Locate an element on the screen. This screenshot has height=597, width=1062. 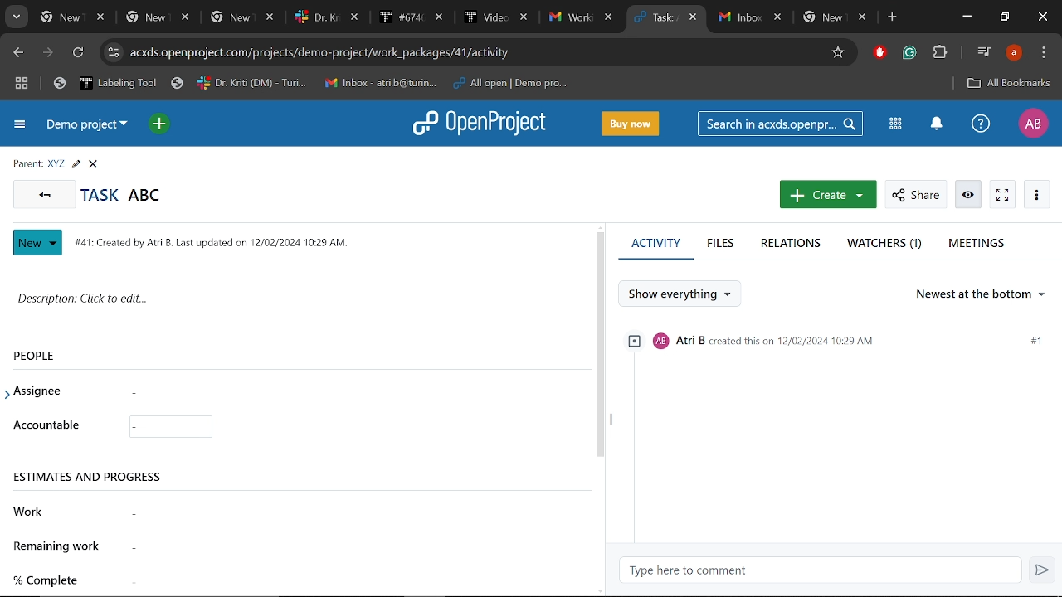
Send is located at coordinates (1042, 570).